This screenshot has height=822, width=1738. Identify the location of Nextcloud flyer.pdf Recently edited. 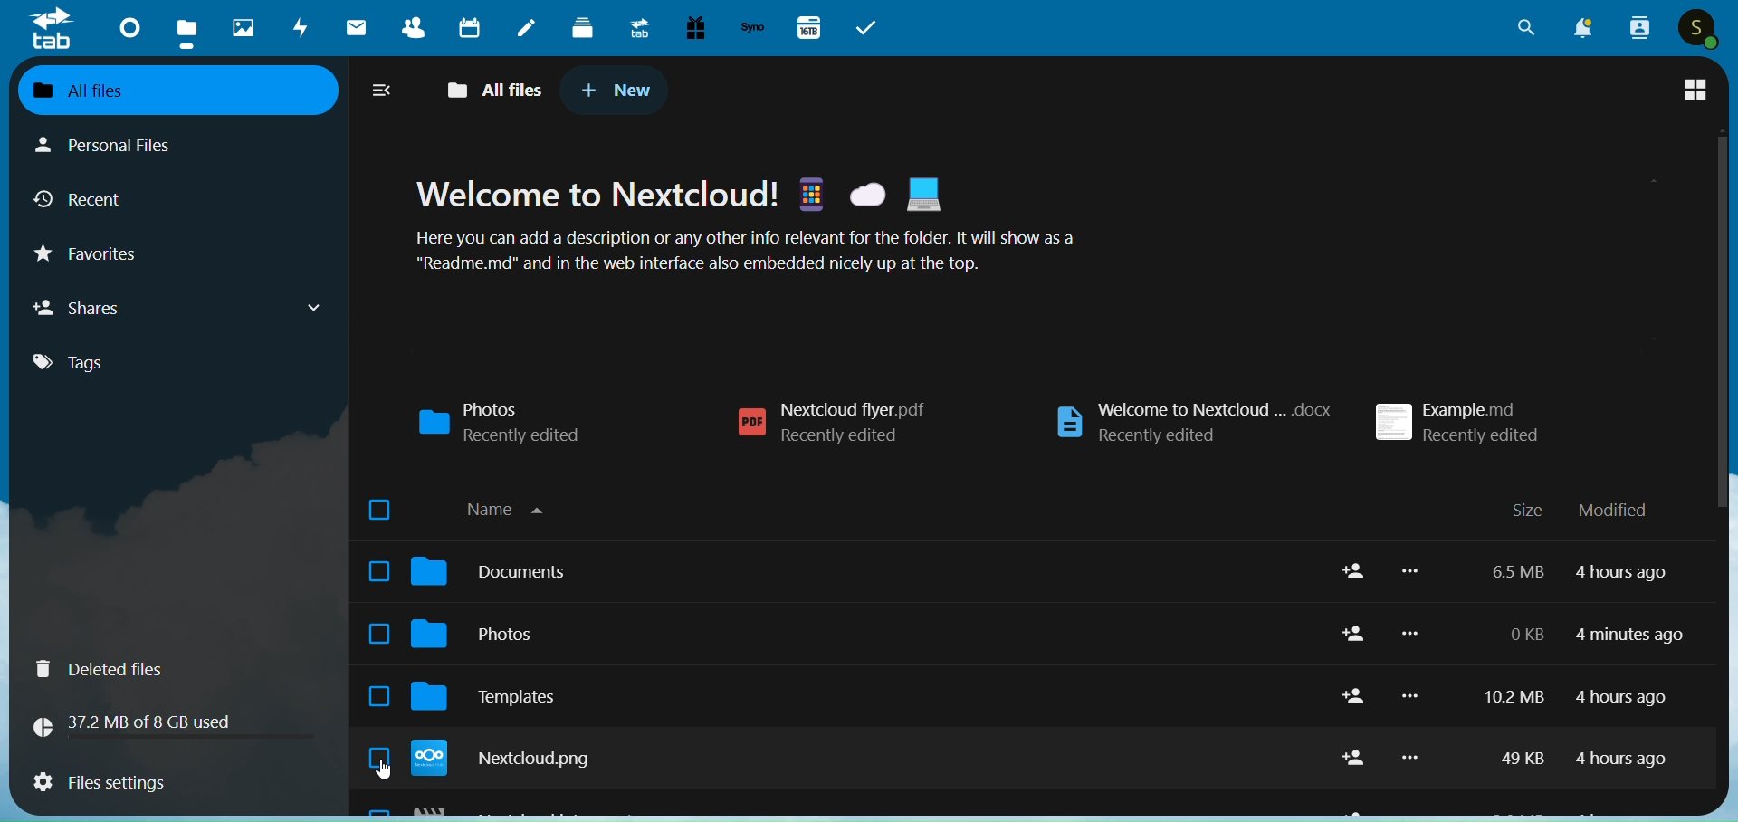
(831, 423).